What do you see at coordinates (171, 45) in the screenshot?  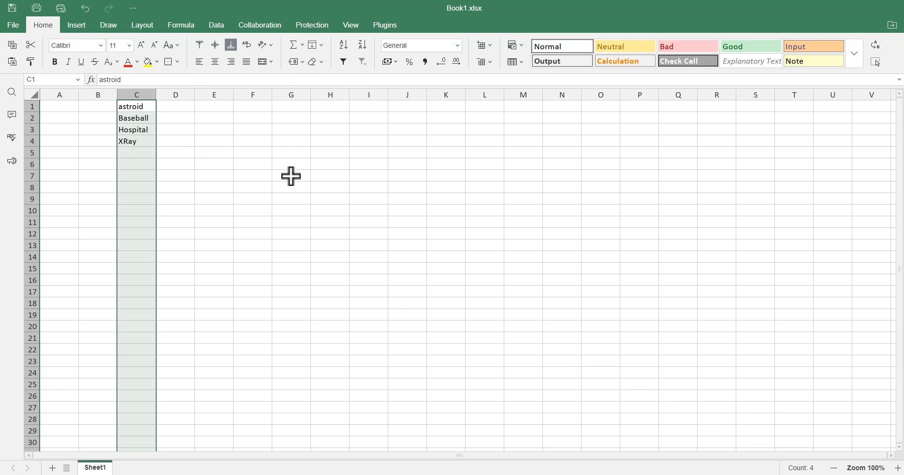 I see `Change case` at bounding box center [171, 45].